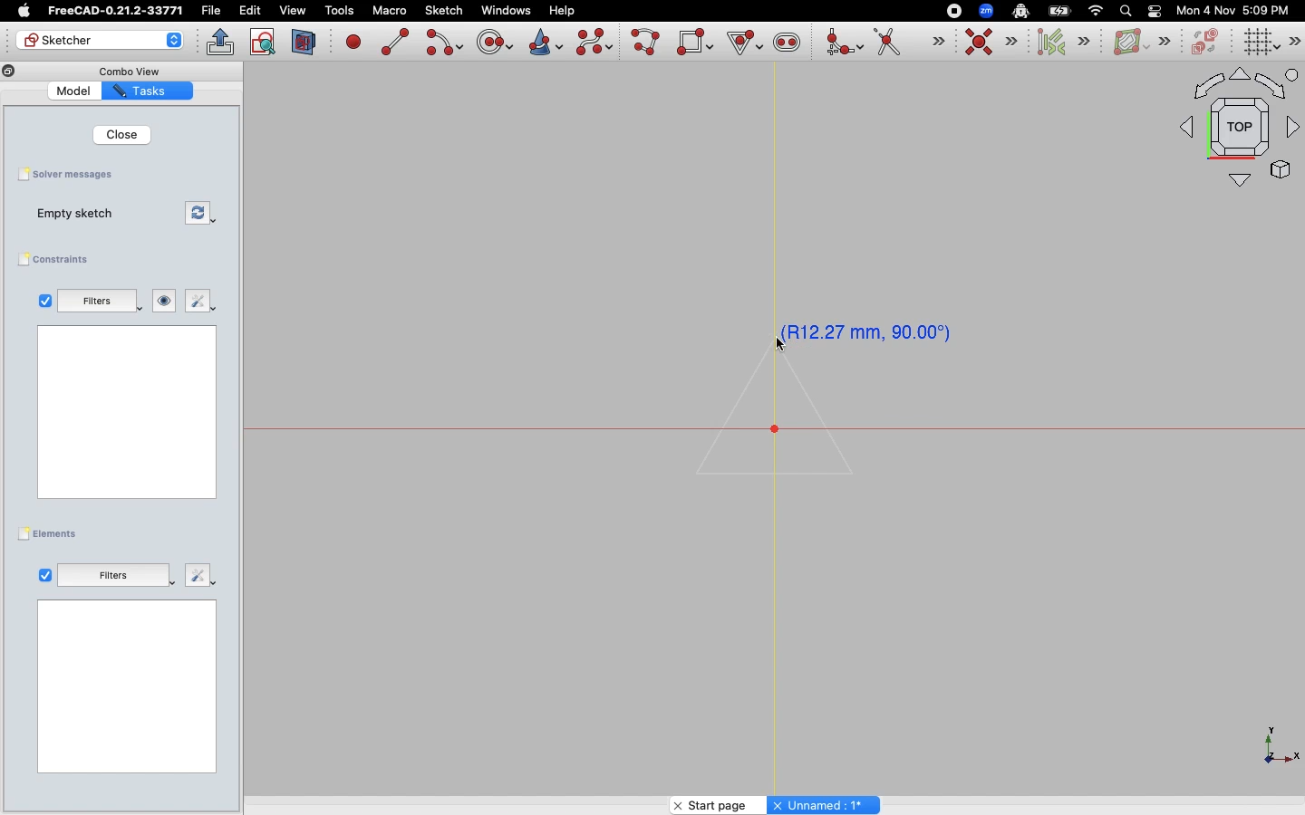 This screenshot has height=815, width=1305. What do you see at coordinates (339, 12) in the screenshot?
I see `Tools` at bounding box center [339, 12].